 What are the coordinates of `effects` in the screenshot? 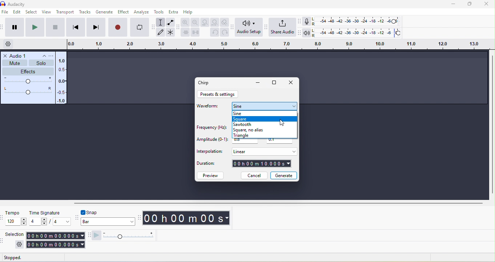 It's located at (29, 71).